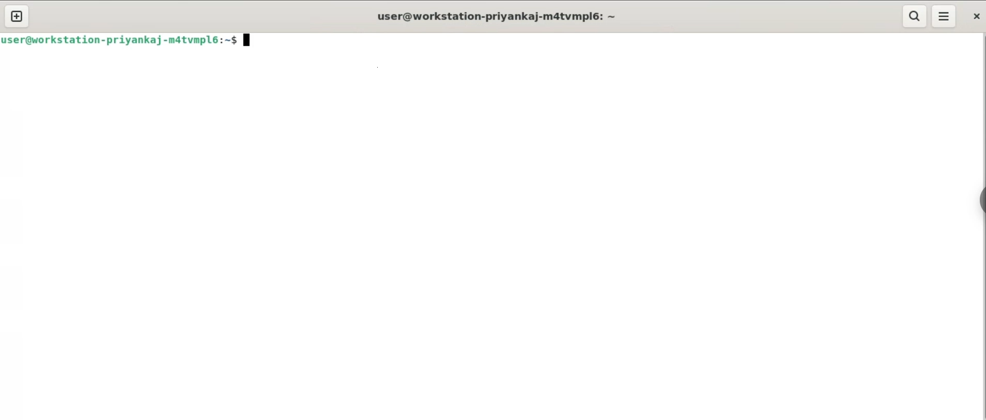 The image size is (986, 420). What do you see at coordinates (945, 16) in the screenshot?
I see `menu` at bounding box center [945, 16].